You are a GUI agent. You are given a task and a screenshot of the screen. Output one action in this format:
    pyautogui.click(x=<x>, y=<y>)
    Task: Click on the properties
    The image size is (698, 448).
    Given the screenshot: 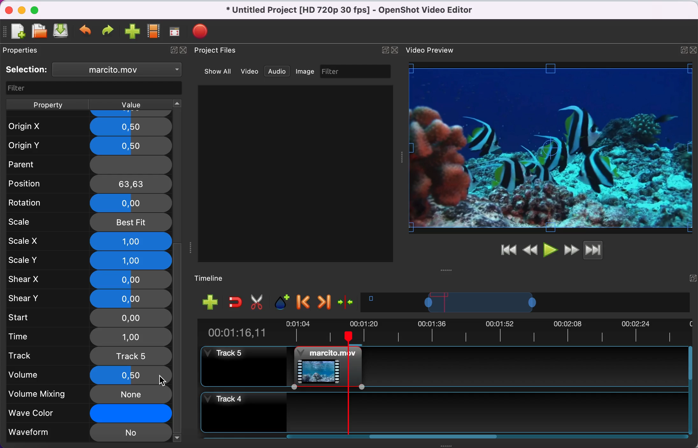 What is the action you would take?
    pyautogui.click(x=31, y=51)
    